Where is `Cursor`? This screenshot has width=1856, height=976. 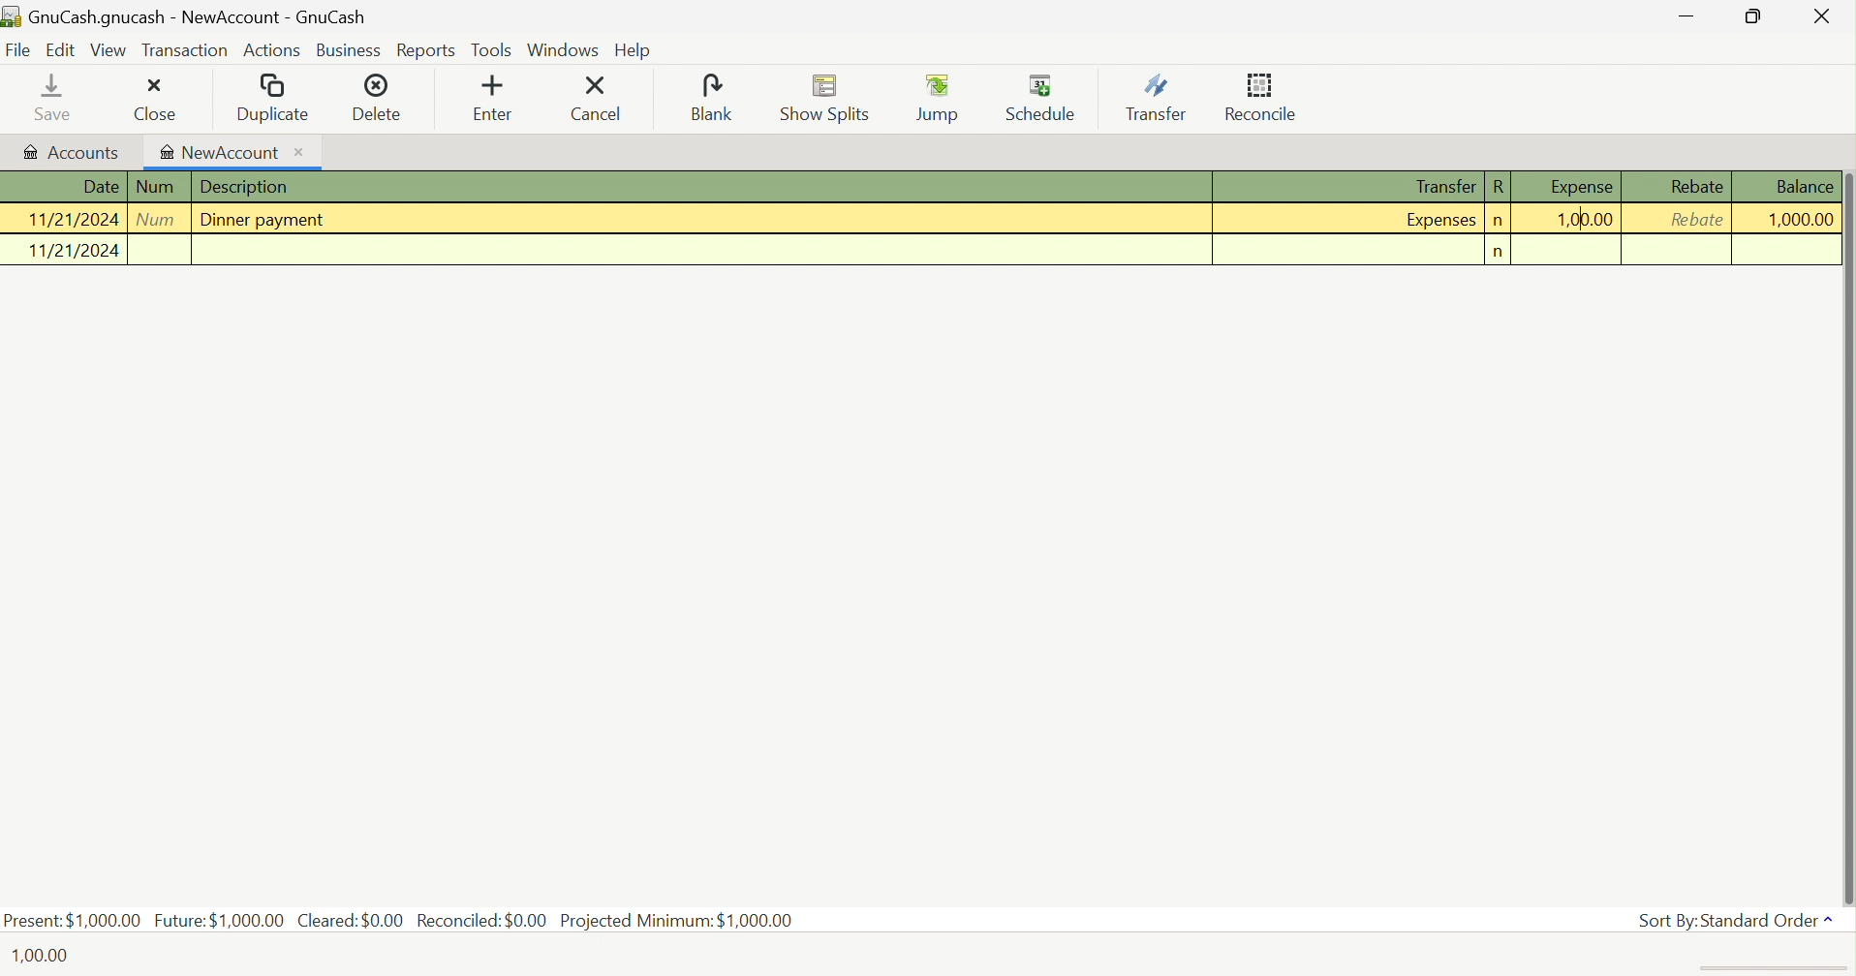
Cursor is located at coordinates (1587, 221).